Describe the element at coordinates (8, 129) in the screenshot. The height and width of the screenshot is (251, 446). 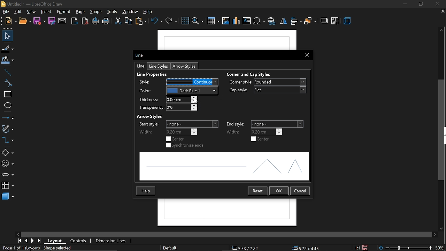
I see `curves and polygons` at that location.